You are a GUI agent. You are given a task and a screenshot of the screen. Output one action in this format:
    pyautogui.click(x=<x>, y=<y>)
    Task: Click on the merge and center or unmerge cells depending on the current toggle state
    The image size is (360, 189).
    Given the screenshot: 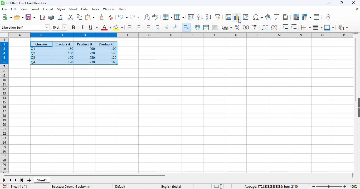 What is the action you would take?
    pyautogui.click(x=198, y=27)
    